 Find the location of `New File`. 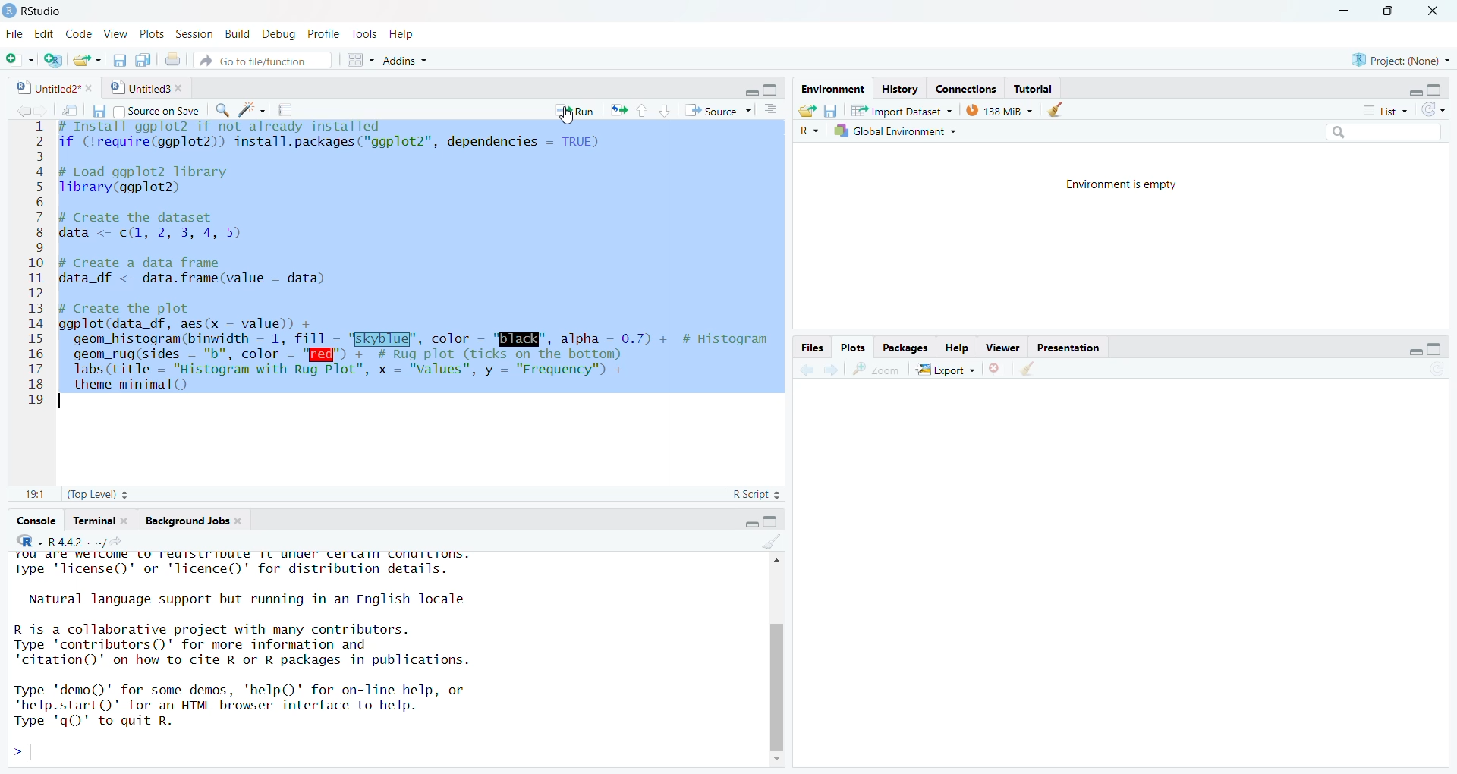

New File is located at coordinates (17, 60).